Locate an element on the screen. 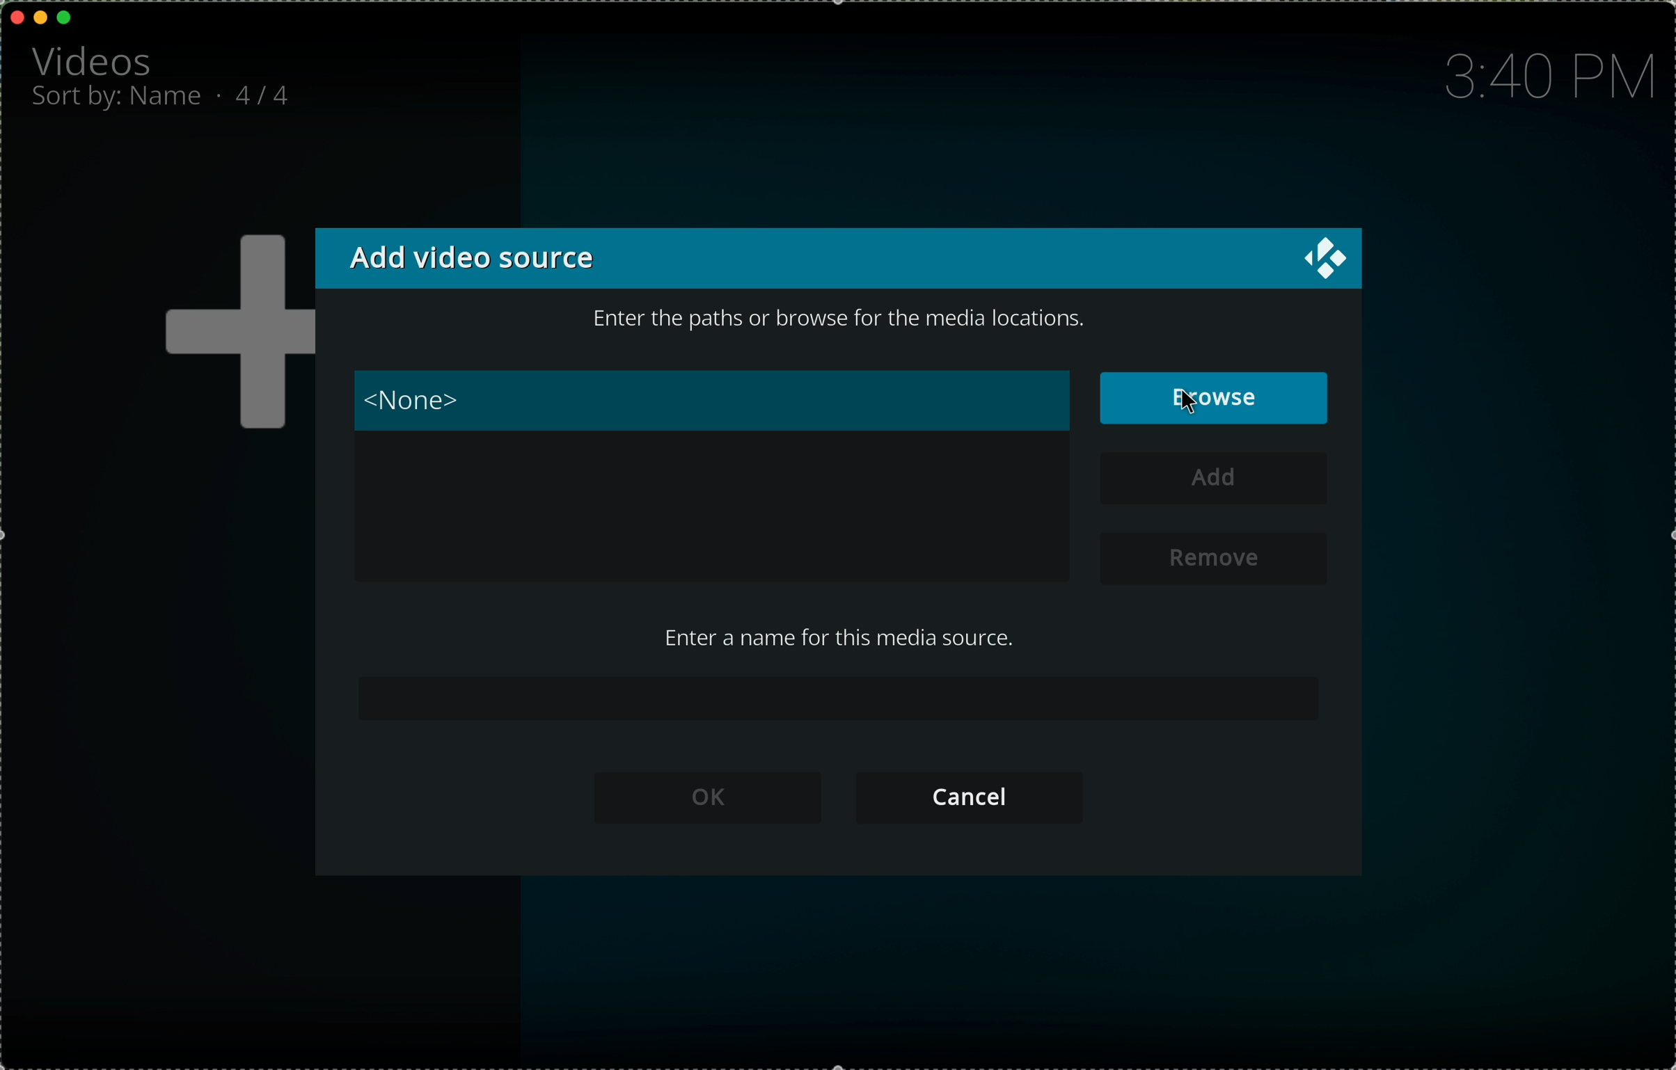  time is located at coordinates (1545, 77).